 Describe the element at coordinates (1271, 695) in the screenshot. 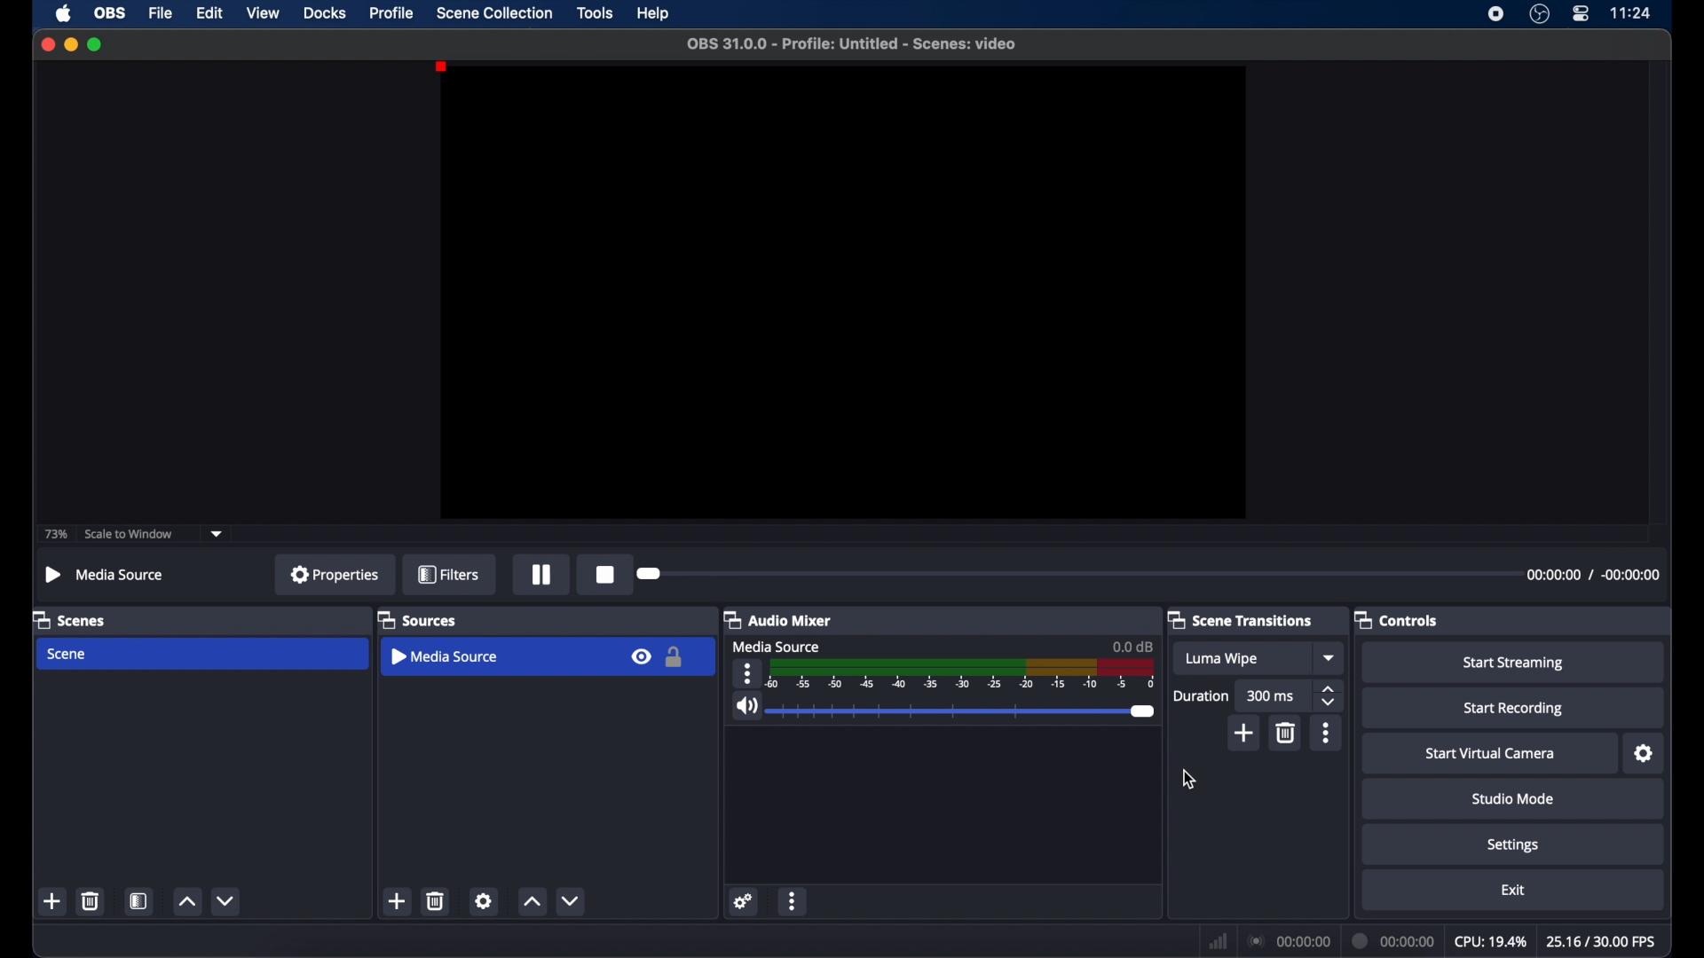

I see `300 ms` at that location.